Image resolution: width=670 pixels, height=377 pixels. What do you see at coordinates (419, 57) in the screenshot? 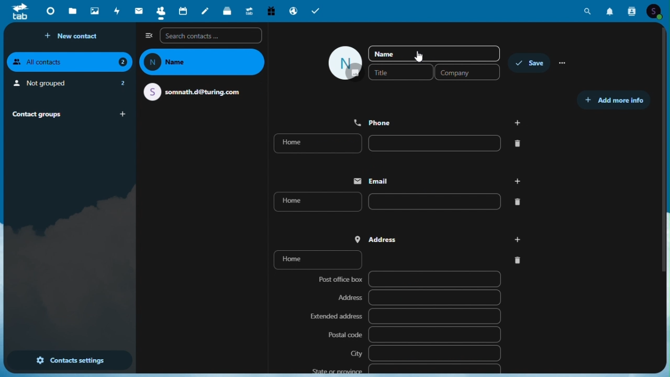
I see `cursor` at bounding box center [419, 57].